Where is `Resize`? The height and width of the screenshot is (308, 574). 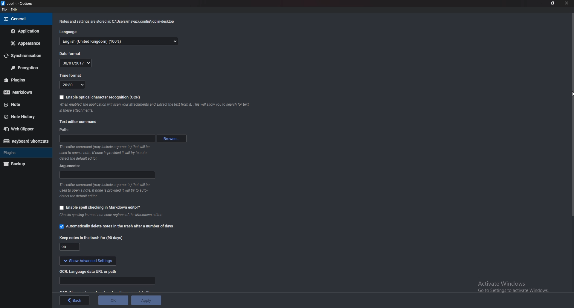 Resize is located at coordinates (553, 3).